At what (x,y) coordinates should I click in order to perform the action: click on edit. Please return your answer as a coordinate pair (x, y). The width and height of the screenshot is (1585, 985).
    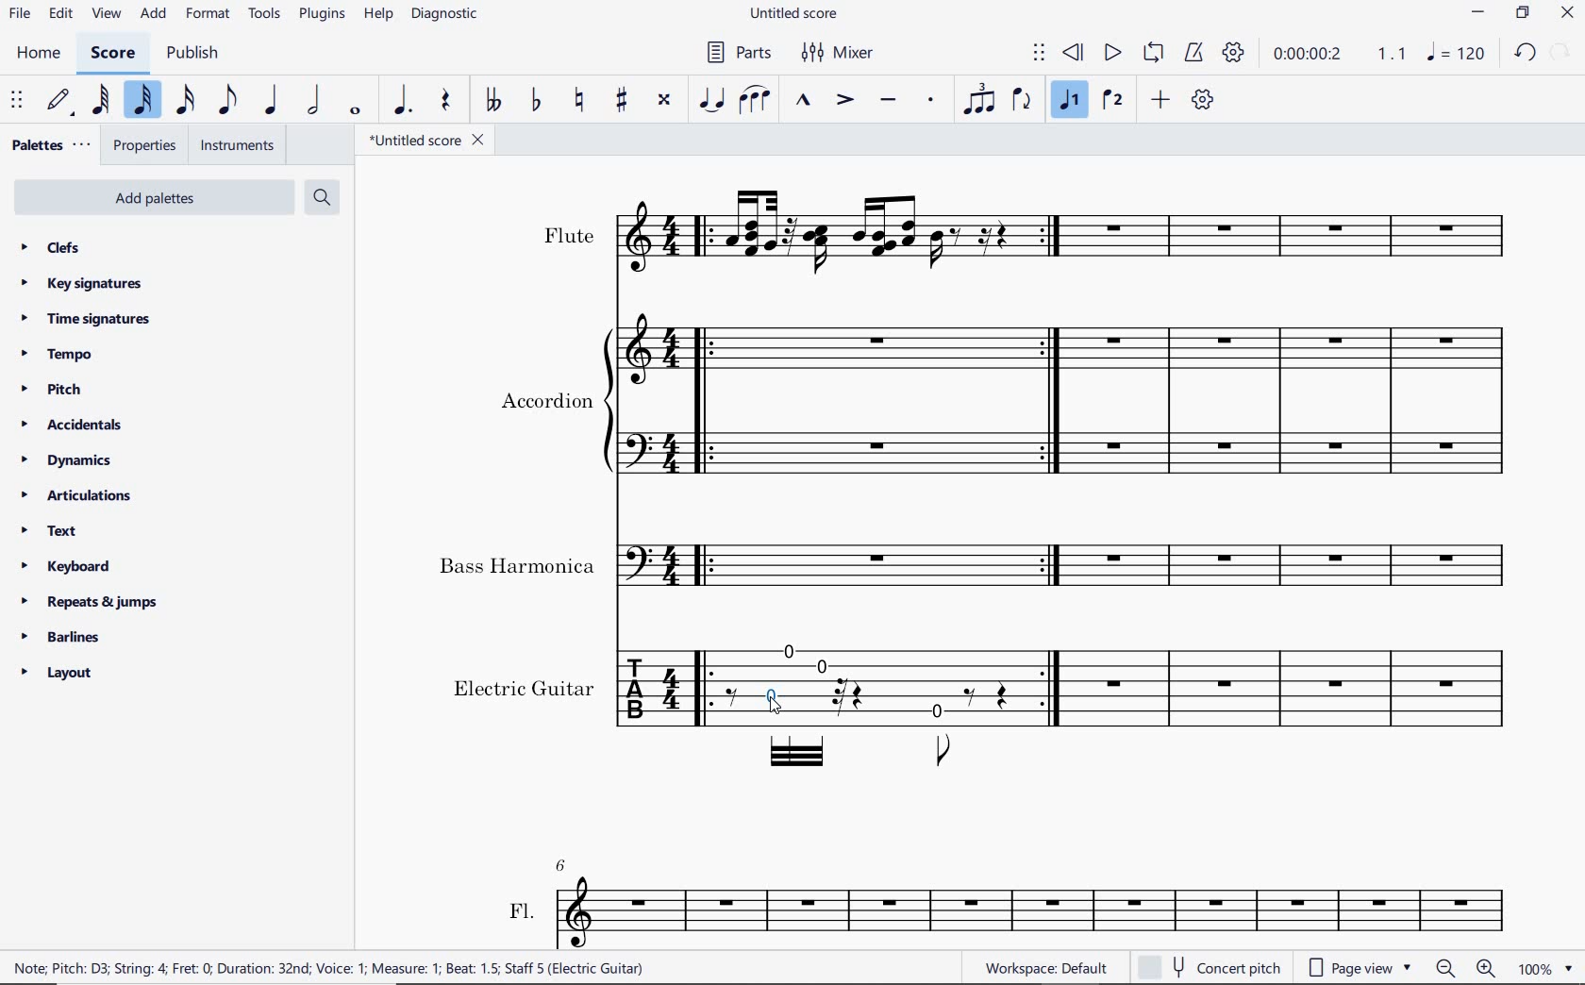
    Looking at the image, I should click on (60, 16).